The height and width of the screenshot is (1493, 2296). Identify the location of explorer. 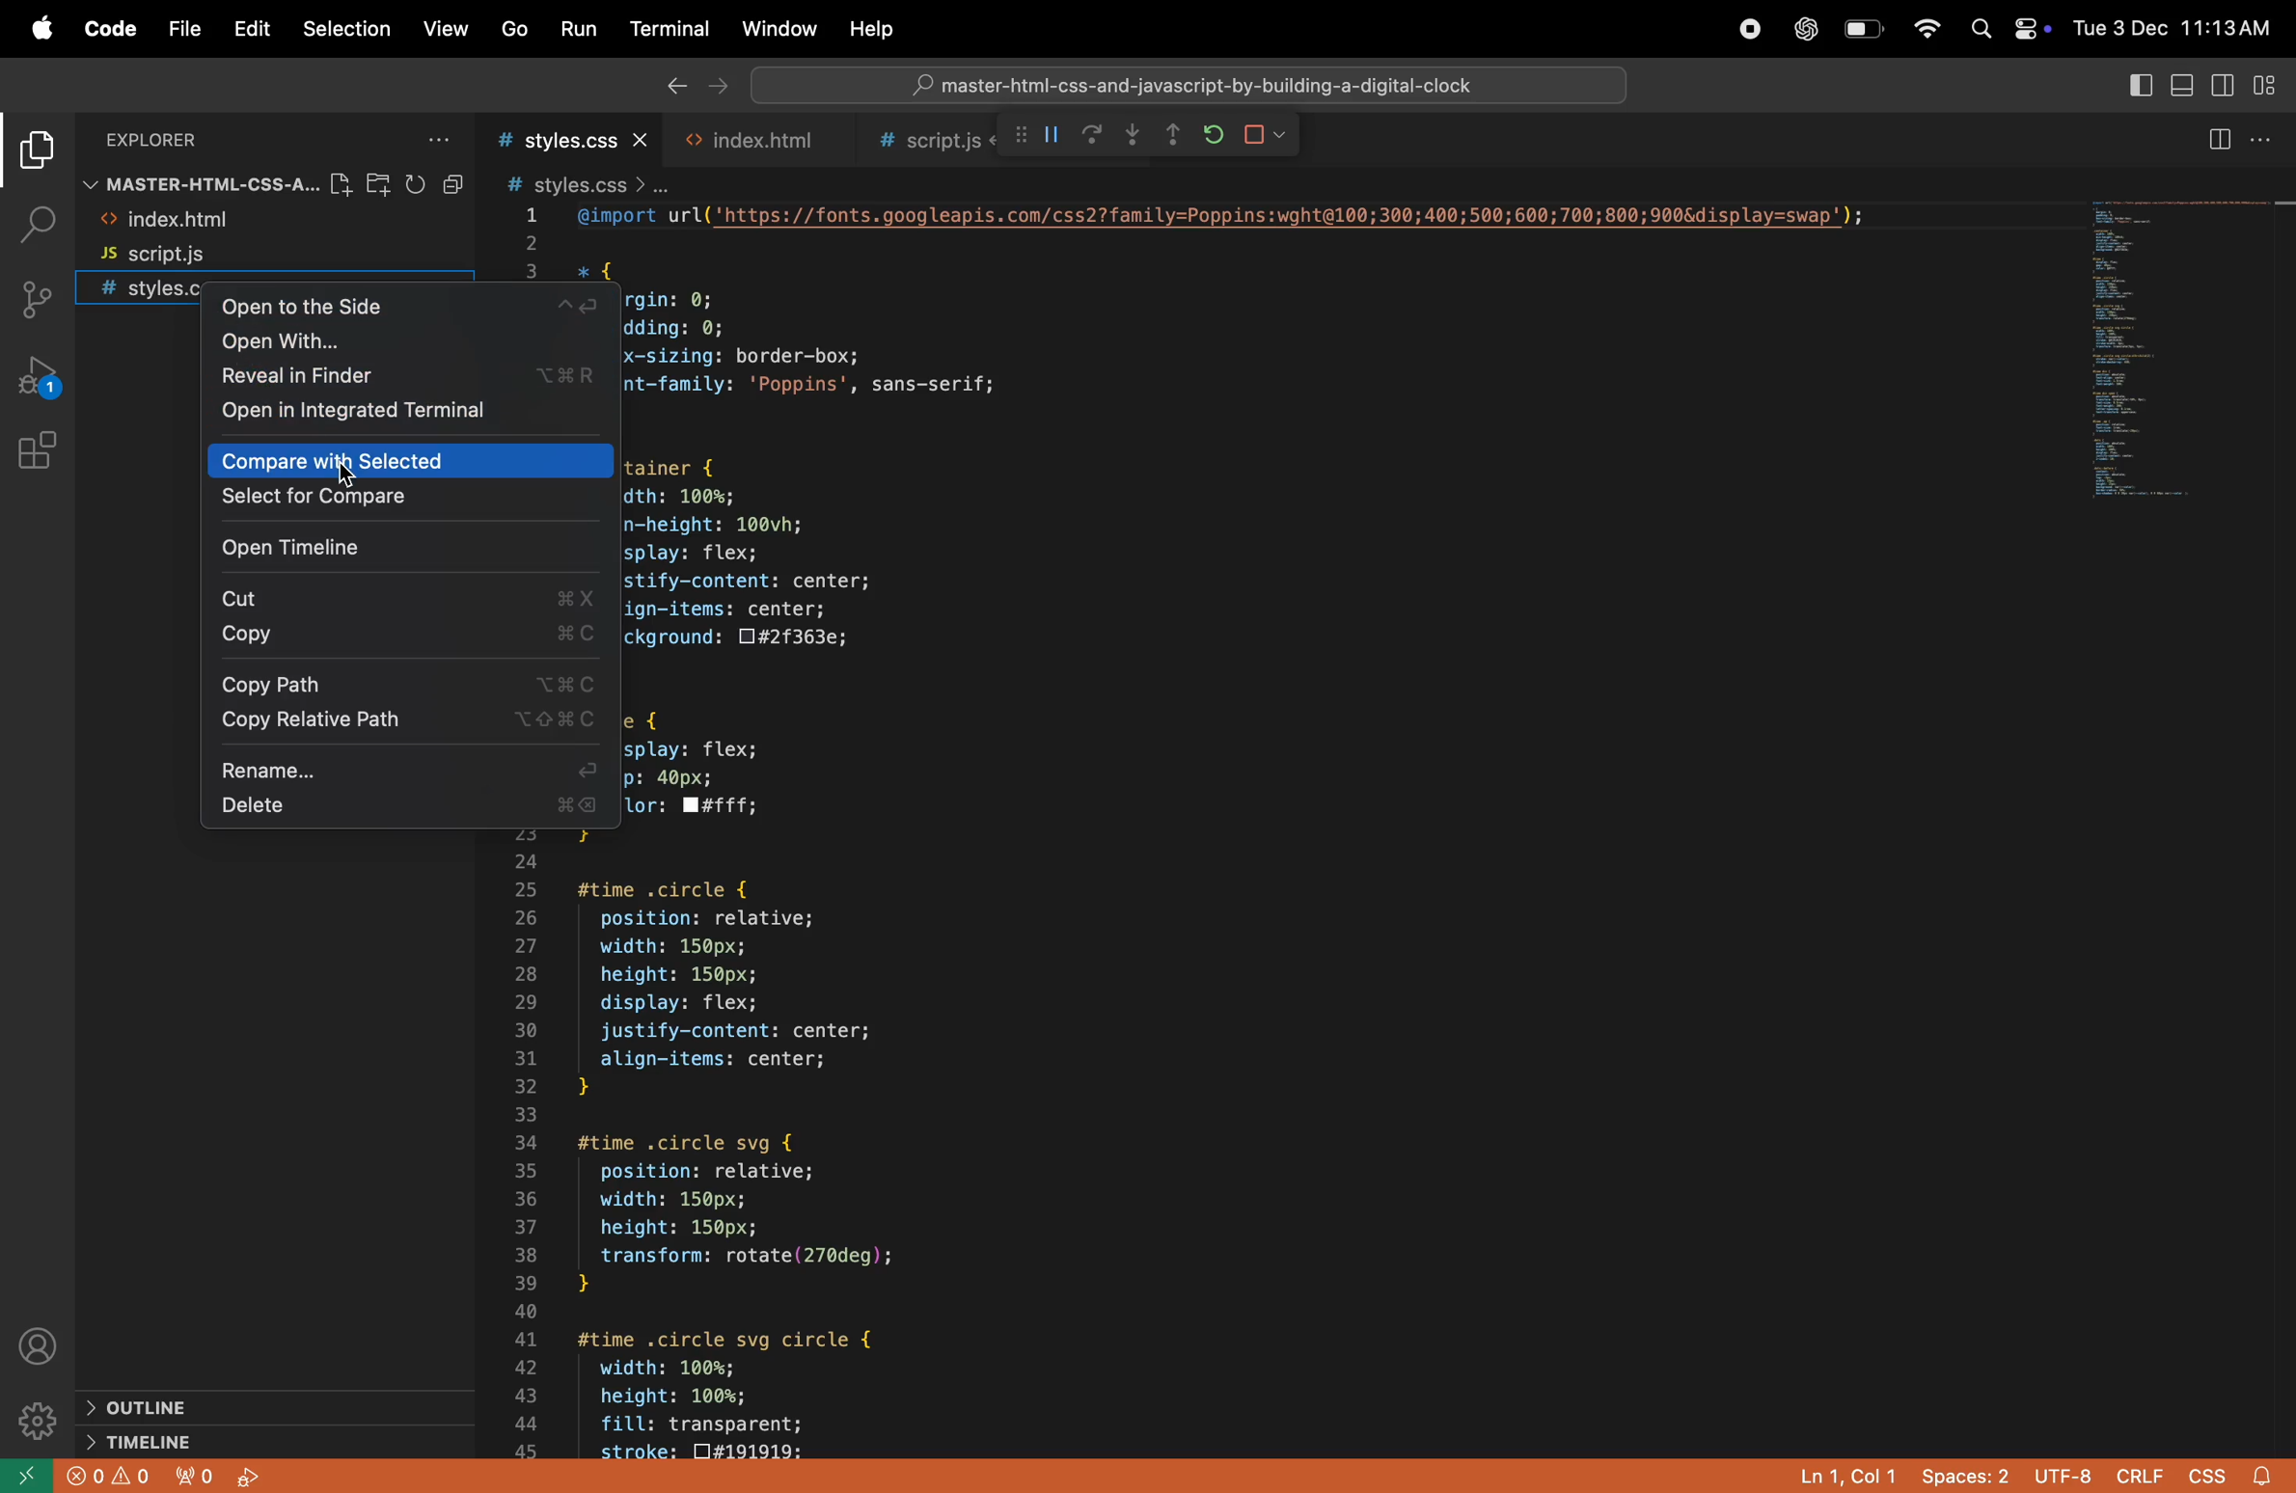
(182, 140).